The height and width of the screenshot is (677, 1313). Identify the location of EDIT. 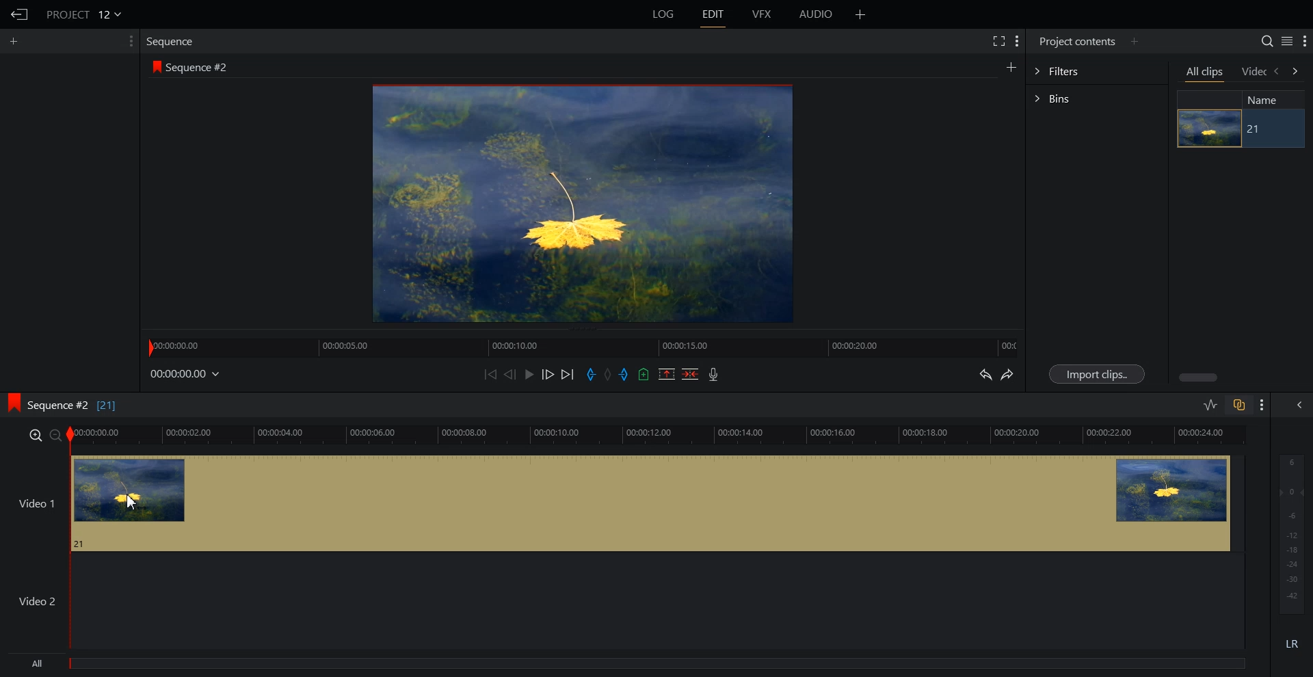
(715, 14).